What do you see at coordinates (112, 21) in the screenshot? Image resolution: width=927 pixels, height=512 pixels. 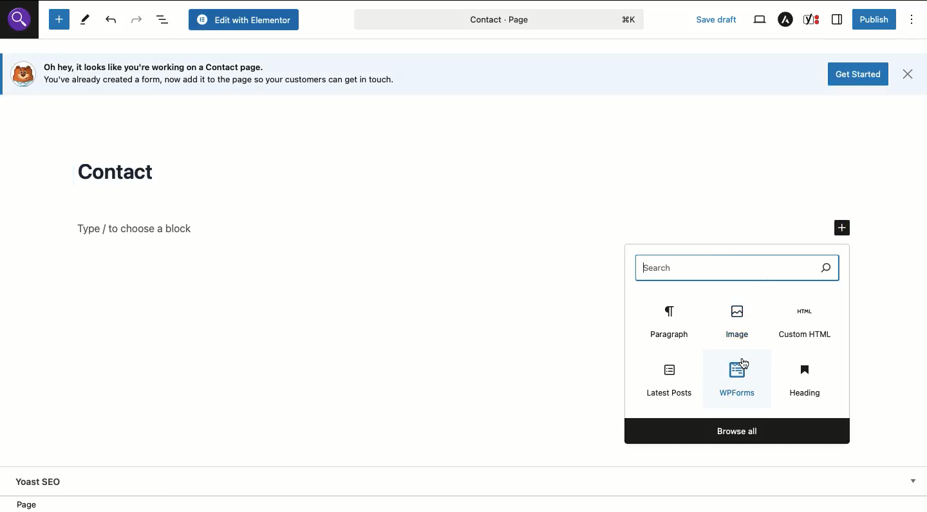 I see `Undo` at bounding box center [112, 21].